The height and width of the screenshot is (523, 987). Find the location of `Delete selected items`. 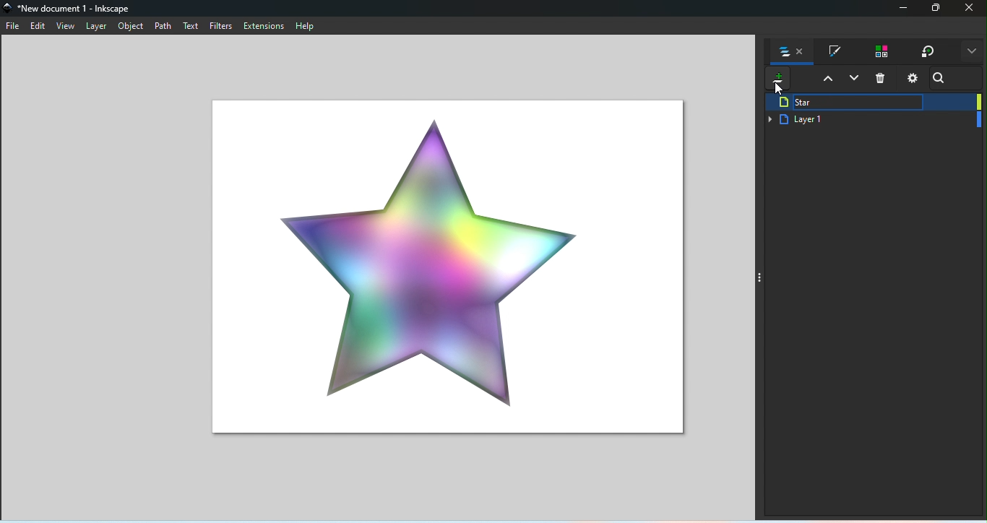

Delete selected items is located at coordinates (883, 79).